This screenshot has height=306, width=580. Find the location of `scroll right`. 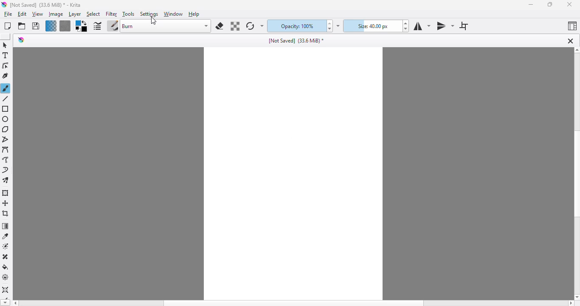

scroll right is located at coordinates (570, 303).